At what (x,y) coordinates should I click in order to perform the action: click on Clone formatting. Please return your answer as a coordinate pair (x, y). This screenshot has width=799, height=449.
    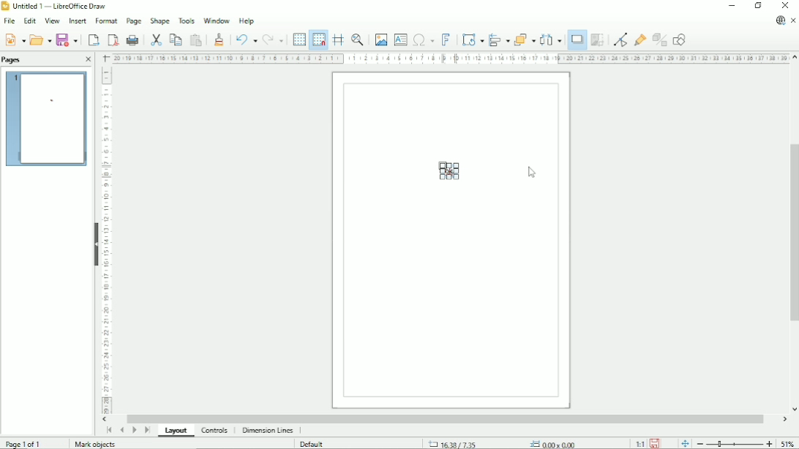
    Looking at the image, I should click on (219, 39).